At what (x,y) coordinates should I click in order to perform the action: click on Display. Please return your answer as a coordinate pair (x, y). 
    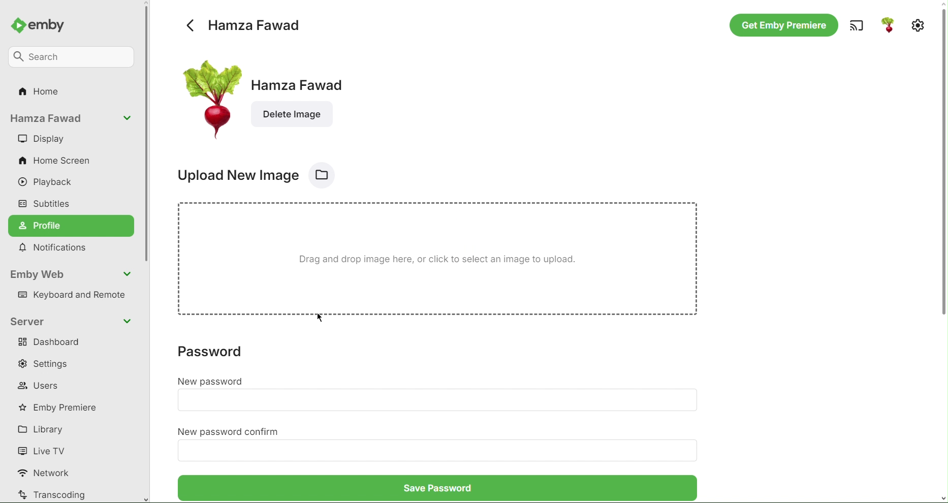
    Looking at the image, I should click on (41, 139).